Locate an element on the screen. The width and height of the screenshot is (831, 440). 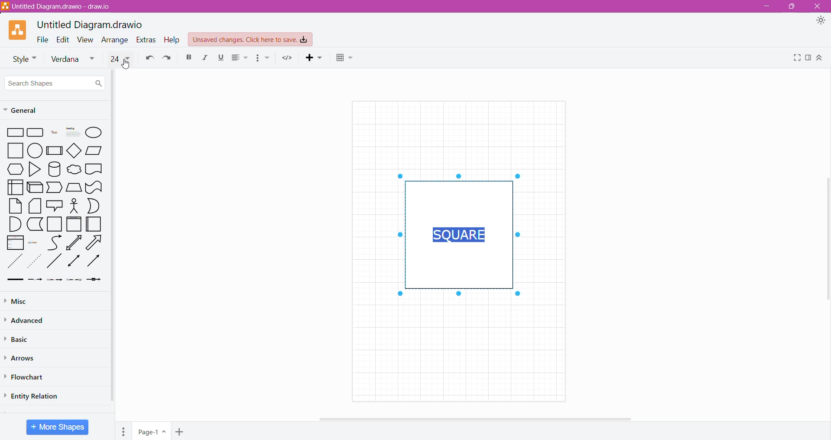
Arrange is located at coordinates (116, 40).